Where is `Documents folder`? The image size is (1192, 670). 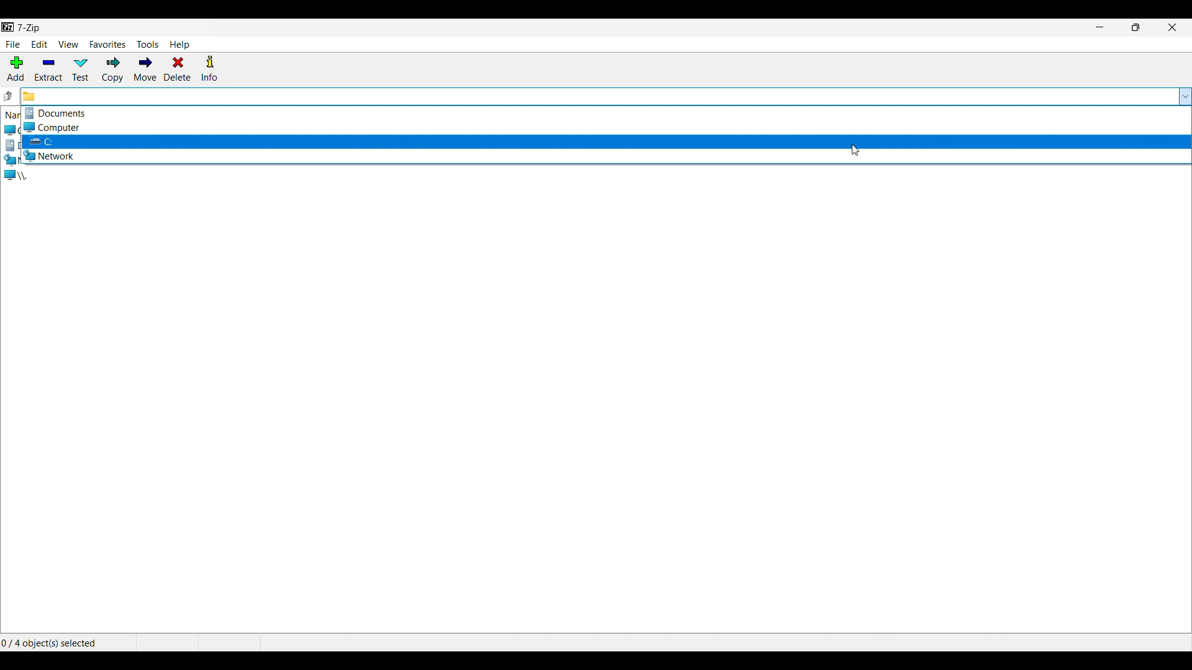 Documents folder is located at coordinates (606, 113).